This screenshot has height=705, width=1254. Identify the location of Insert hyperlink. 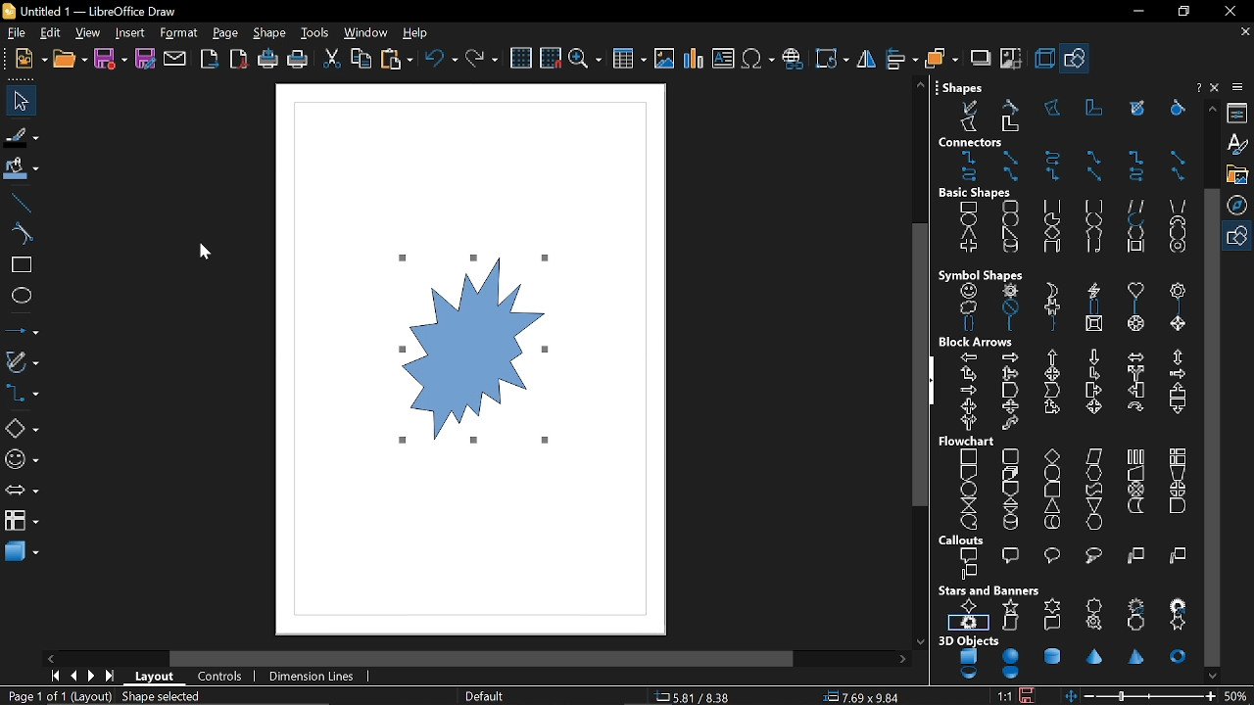
(794, 60).